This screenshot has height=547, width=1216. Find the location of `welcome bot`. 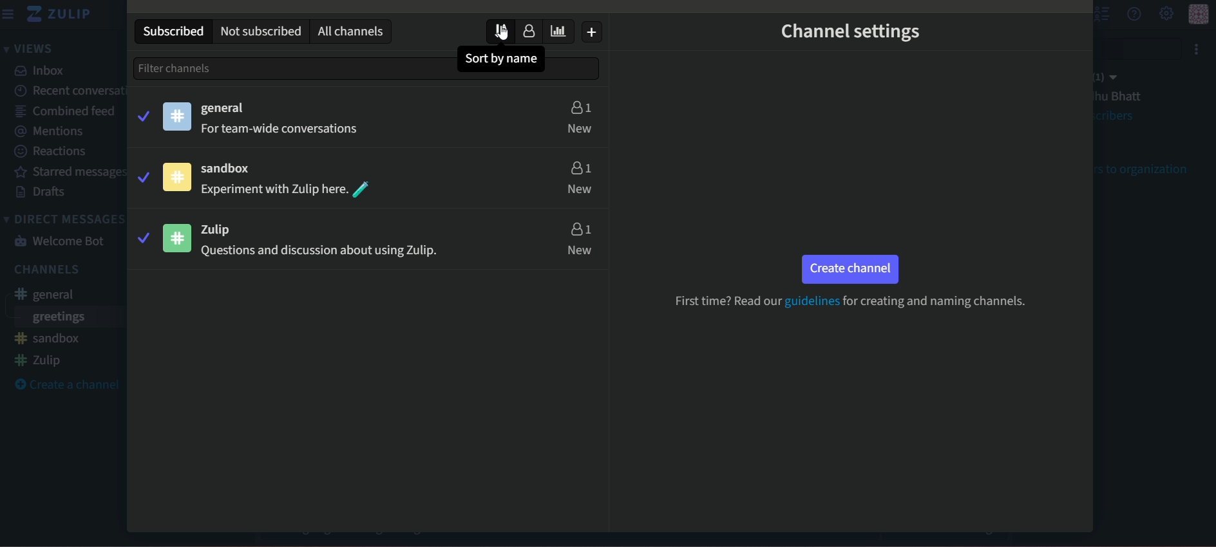

welcome bot is located at coordinates (62, 240).